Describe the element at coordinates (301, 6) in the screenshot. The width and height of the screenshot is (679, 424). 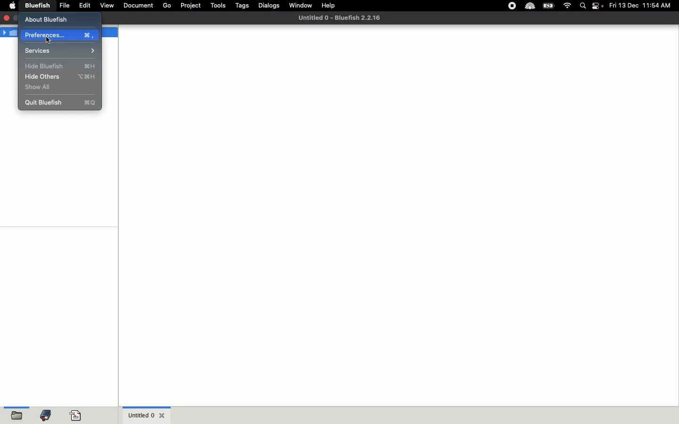
I see `Window` at that location.